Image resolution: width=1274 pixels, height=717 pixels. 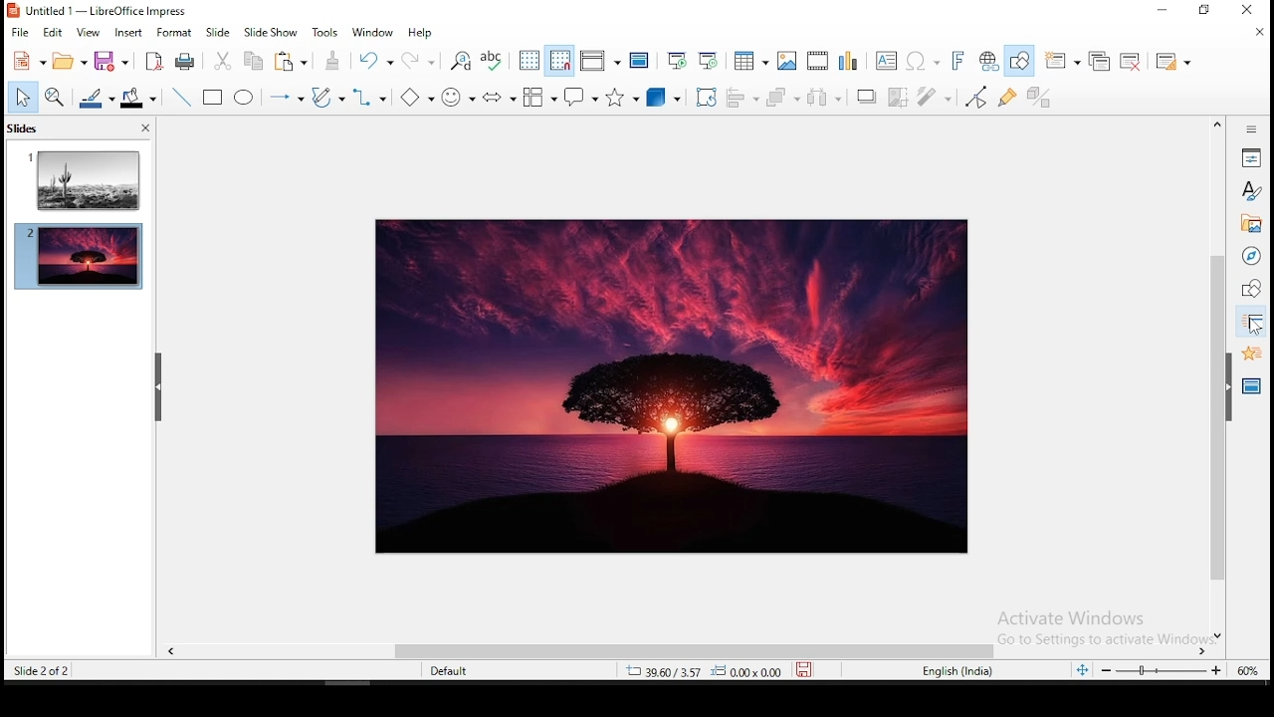 I want to click on file, so click(x=20, y=31).